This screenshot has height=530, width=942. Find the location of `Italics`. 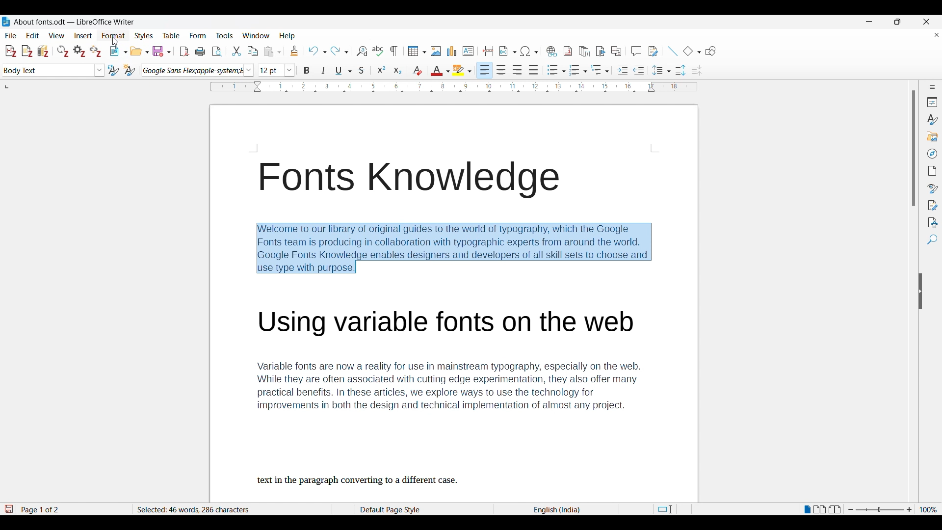

Italics is located at coordinates (323, 70).